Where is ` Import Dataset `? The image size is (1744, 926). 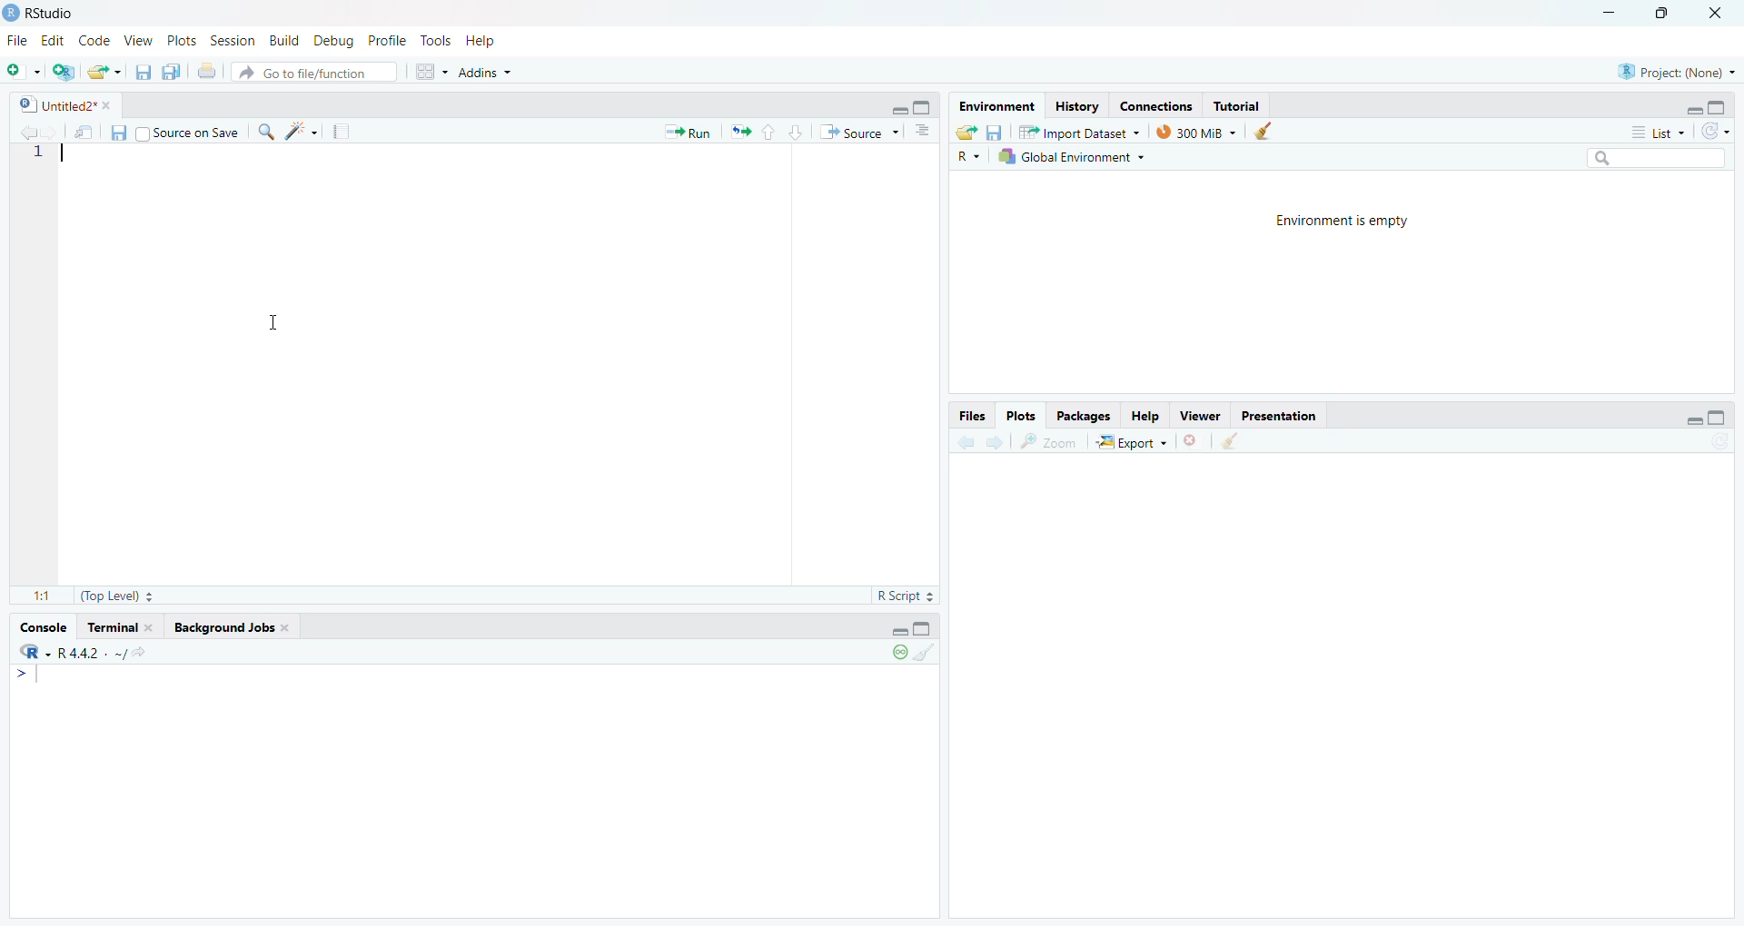
 Import Dataset  is located at coordinates (1081, 133).